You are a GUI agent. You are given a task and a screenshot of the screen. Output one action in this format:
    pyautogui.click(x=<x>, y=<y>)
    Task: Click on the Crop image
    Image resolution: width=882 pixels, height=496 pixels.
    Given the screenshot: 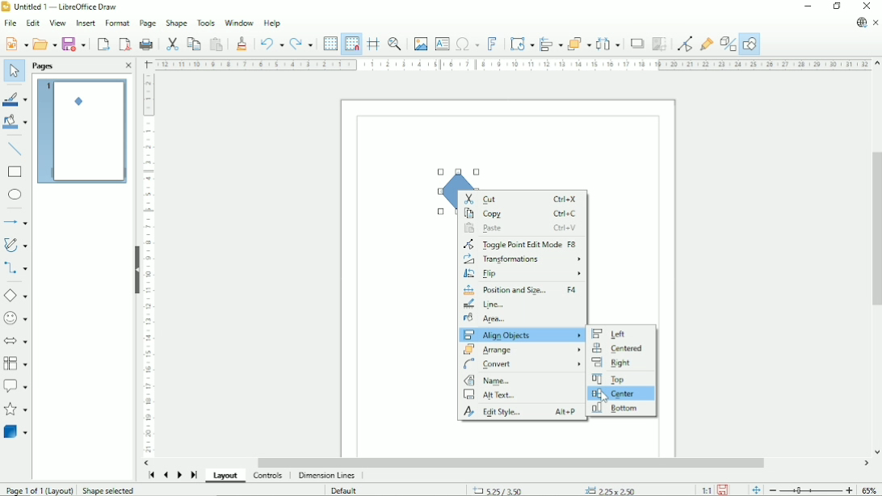 What is the action you would take?
    pyautogui.click(x=660, y=44)
    